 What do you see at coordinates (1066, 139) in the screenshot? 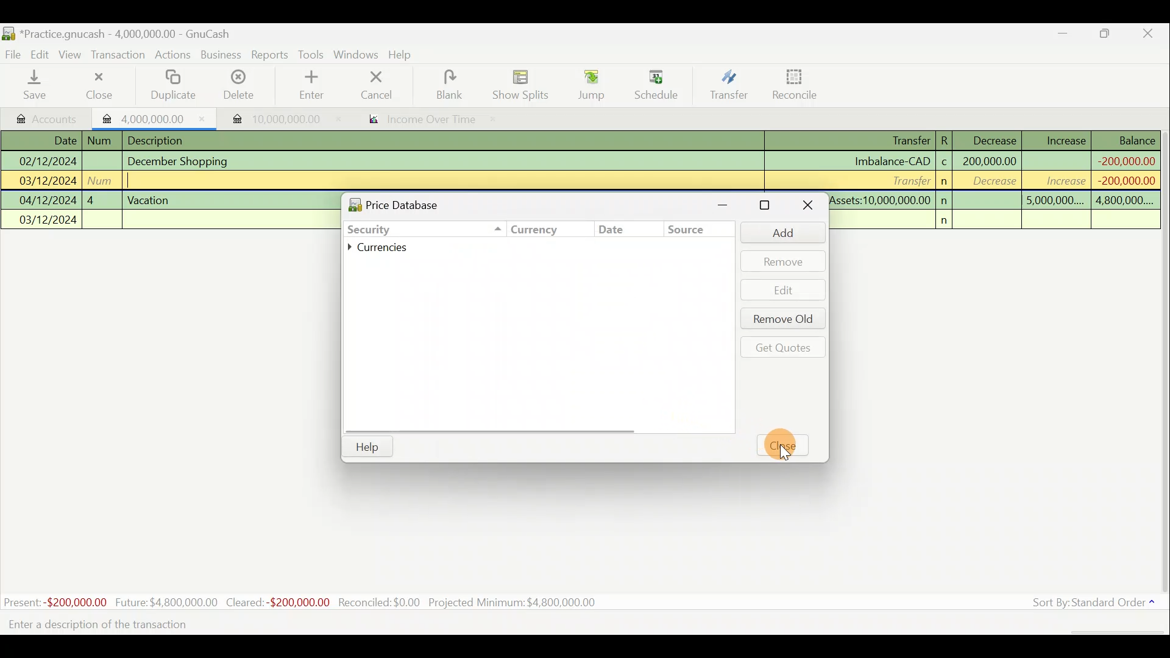
I see `Increase` at bounding box center [1066, 139].